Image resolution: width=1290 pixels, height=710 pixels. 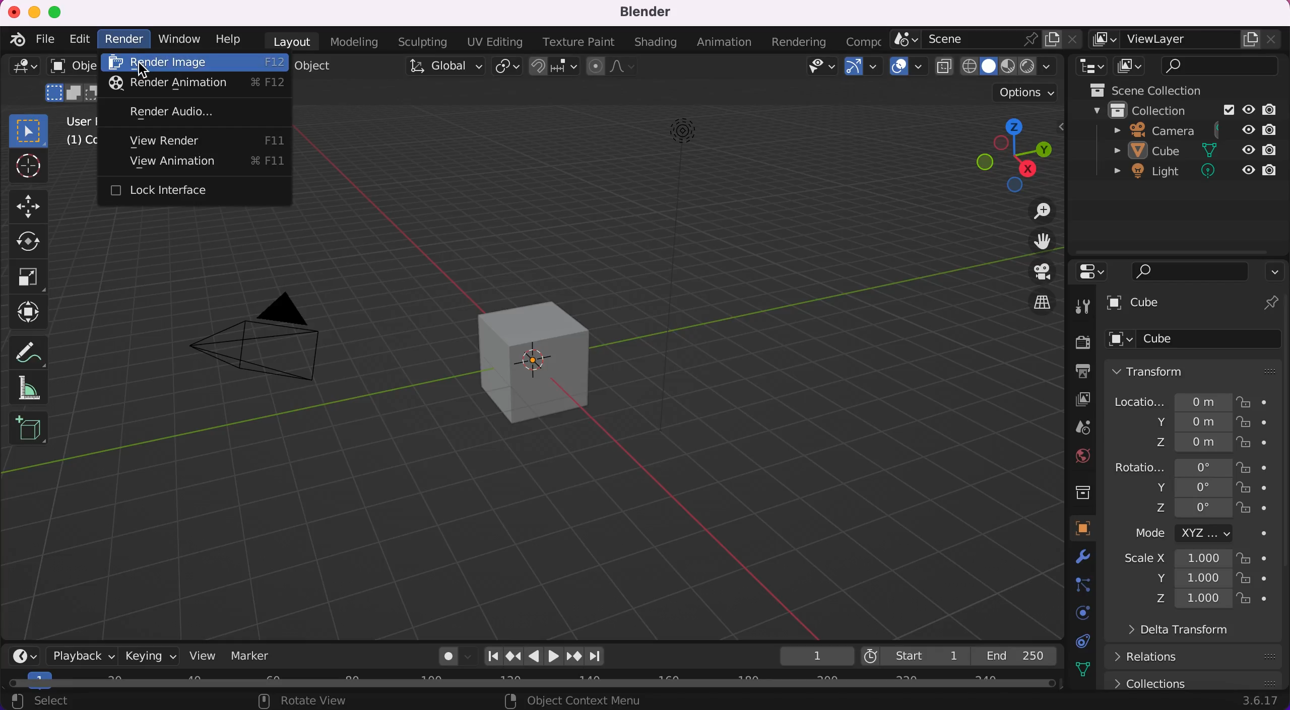 What do you see at coordinates (1084, 306) in the screenshot?
I see `tools` at bounding box center [1084, 306].